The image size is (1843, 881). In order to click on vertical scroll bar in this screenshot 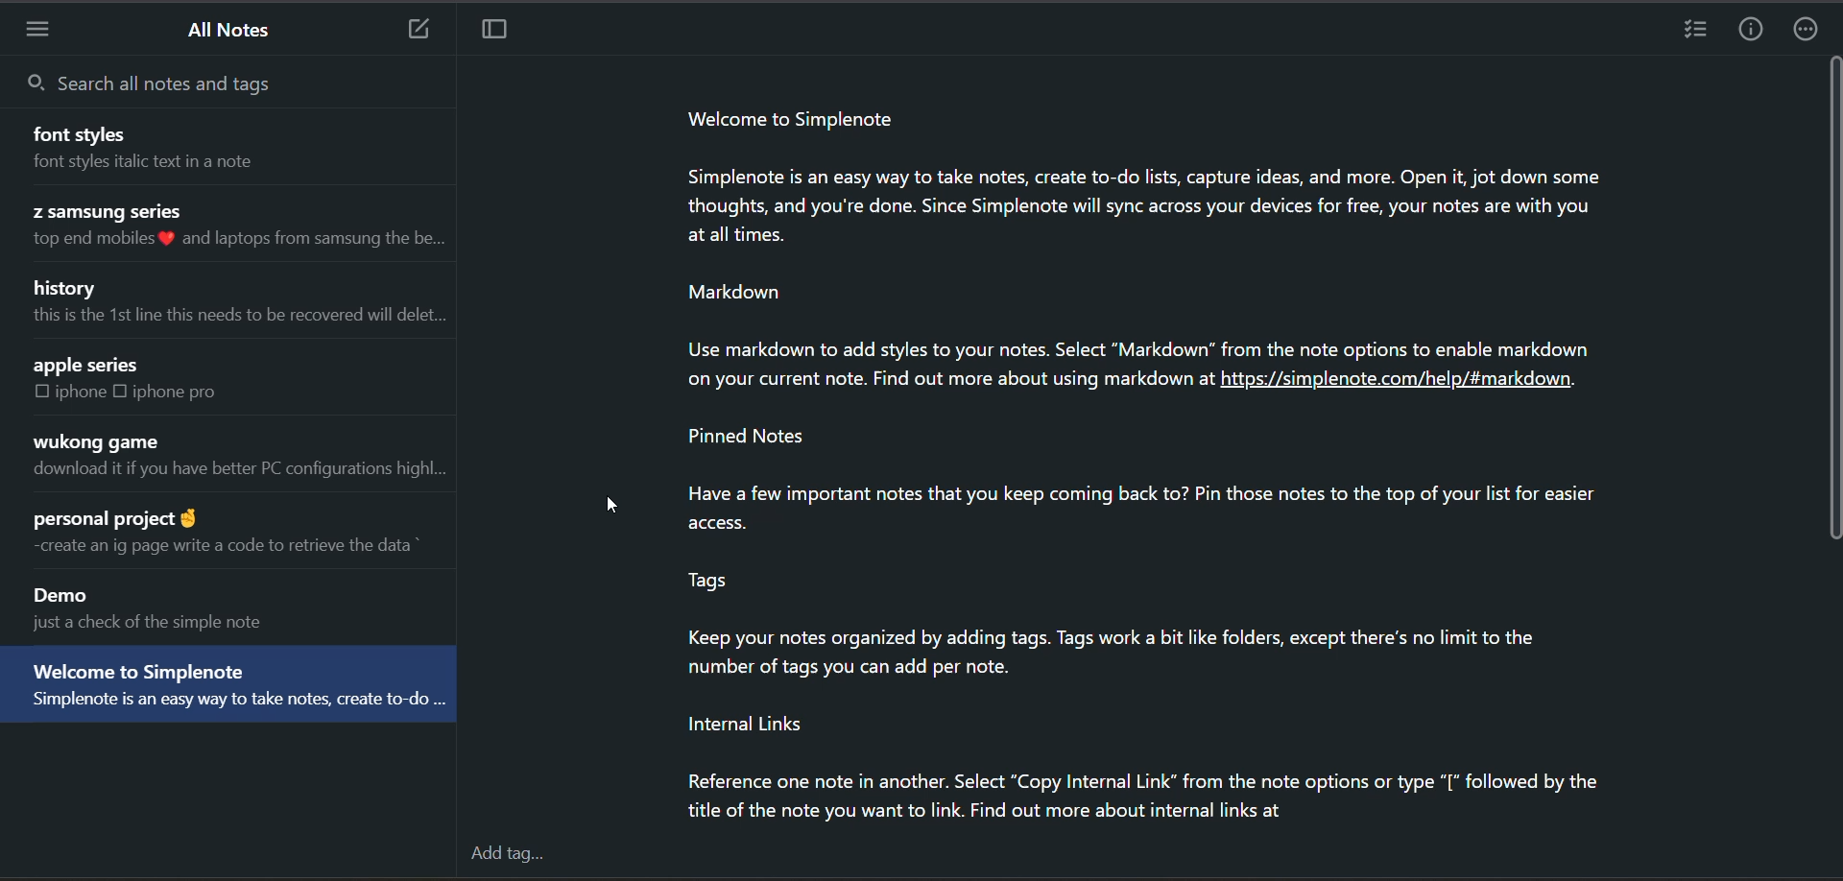, I will do `click(1831, 301)`.